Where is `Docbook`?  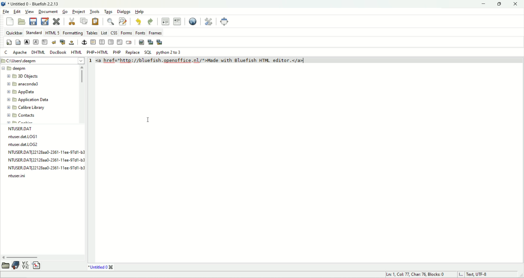 Docbook is located at coordinates (59, 52).